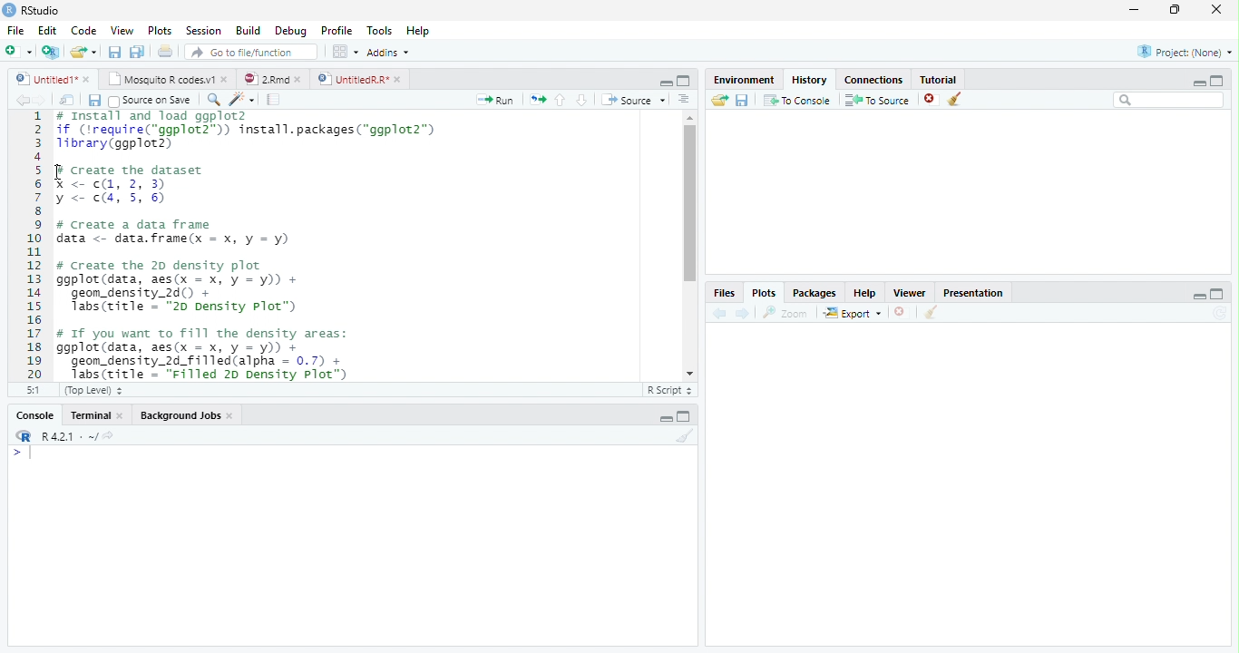 Image resolution: width=1239 pixels, height=653 pixels. I want to click on Debug, so click(291, 32).